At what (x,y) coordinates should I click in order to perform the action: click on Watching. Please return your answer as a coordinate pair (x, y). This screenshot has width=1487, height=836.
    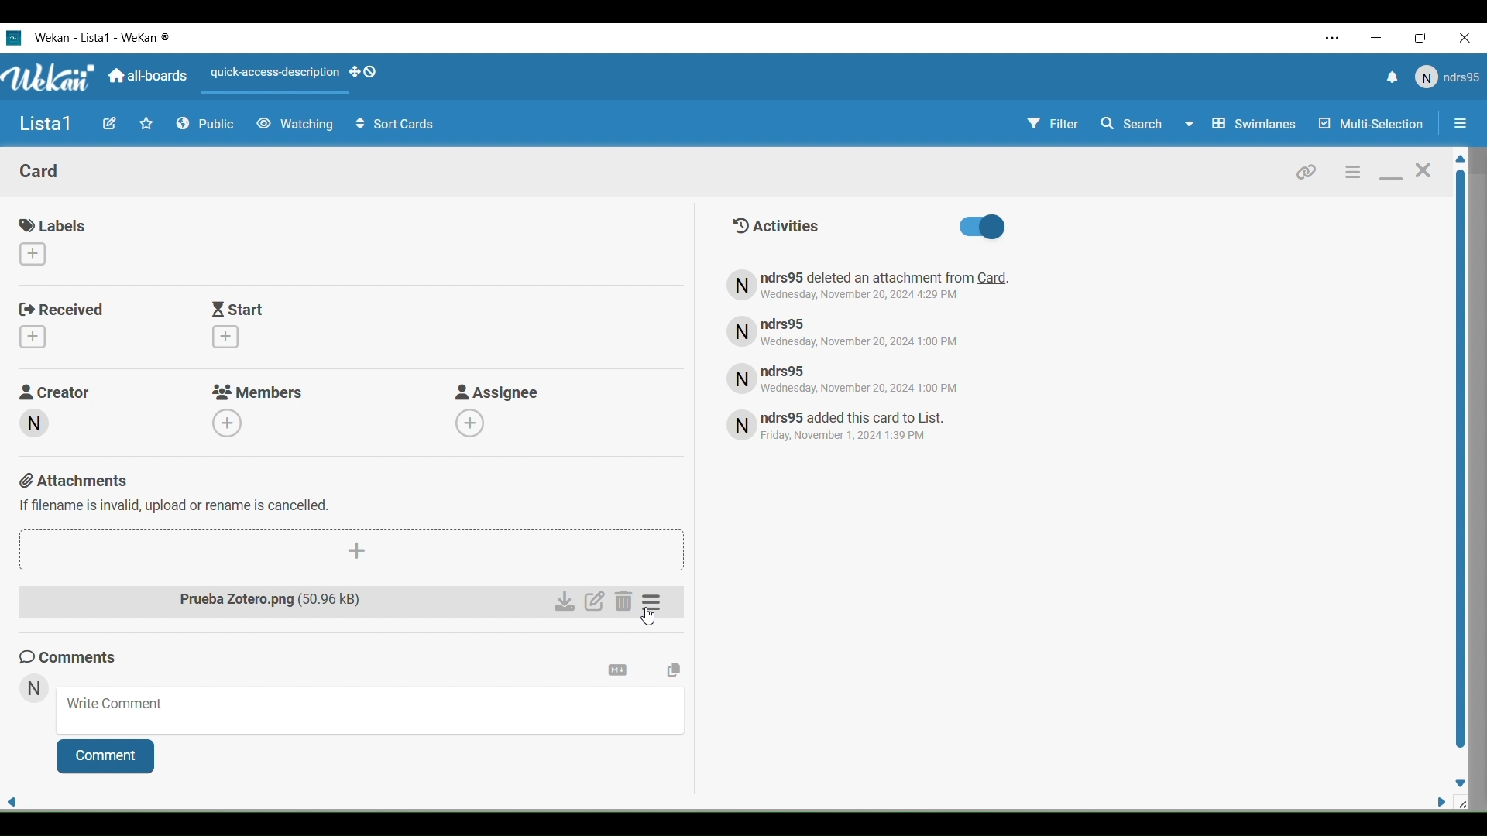
    Looking at the image, I should click on (294, 125).